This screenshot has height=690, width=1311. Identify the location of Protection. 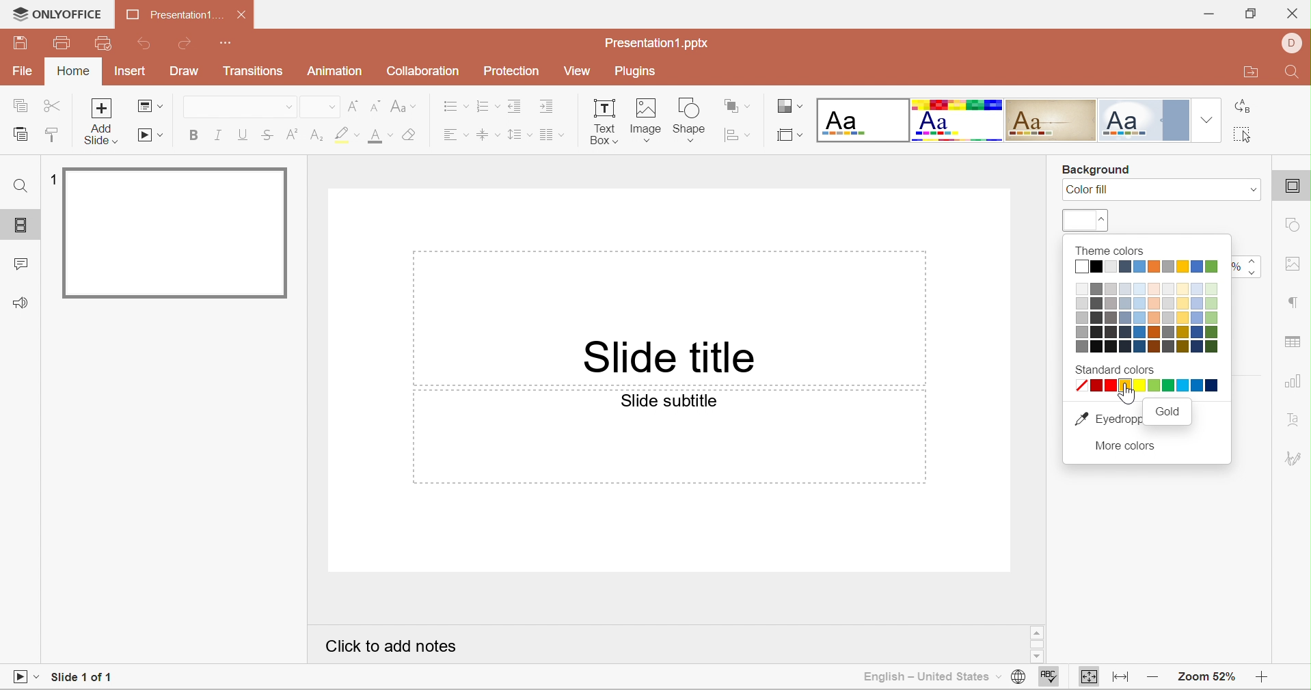
(513, 72).